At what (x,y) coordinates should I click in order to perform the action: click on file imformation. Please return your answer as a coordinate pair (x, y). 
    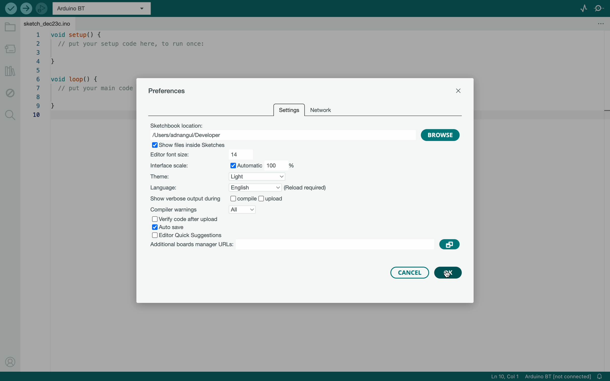
    Looking at the image, I should click on (535, 377).